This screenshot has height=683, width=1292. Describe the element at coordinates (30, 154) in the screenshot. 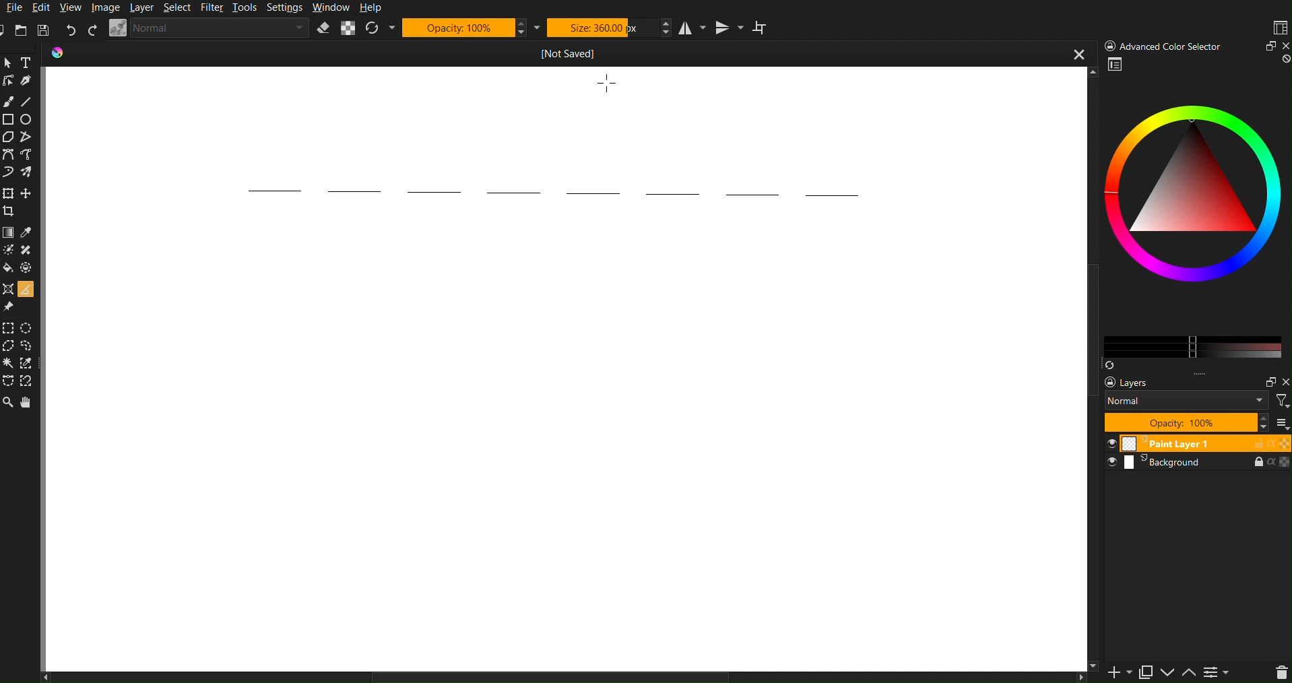

I see `Bezier Curve` at that location.